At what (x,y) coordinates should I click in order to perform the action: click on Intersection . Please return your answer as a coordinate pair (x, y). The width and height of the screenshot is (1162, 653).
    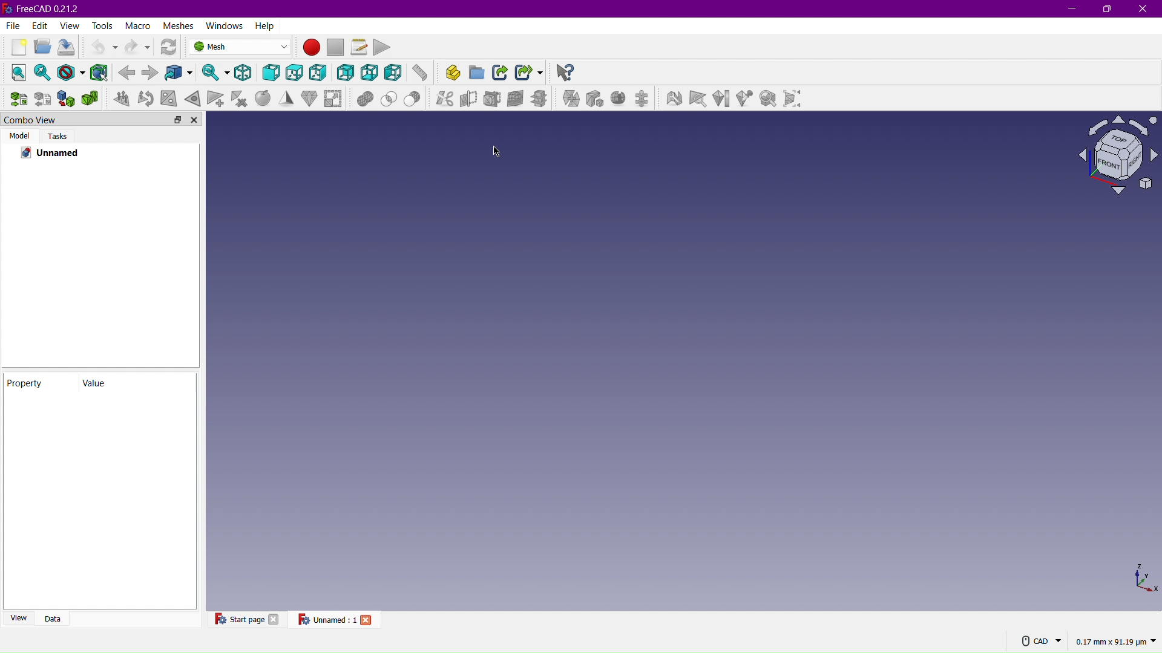
    Looking at the image, I should click on (390, 97).